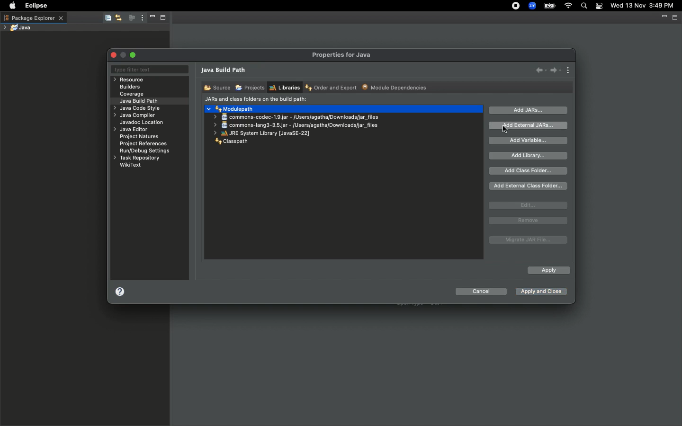  What do you see at coordinates (643, 5) in the screenshot?
I see `Wed 13 Nov 3:49 PM` at bounding box center [643, 5].